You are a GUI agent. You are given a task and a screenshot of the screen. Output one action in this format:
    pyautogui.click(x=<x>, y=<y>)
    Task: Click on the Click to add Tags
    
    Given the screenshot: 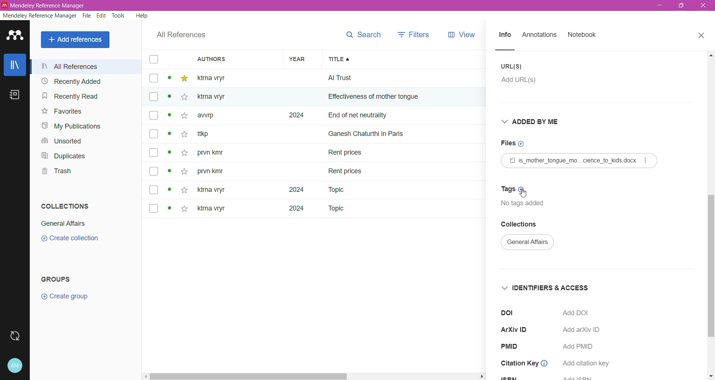 What is the action you would take?
    pyautogui.click(x=511, y=189)
    